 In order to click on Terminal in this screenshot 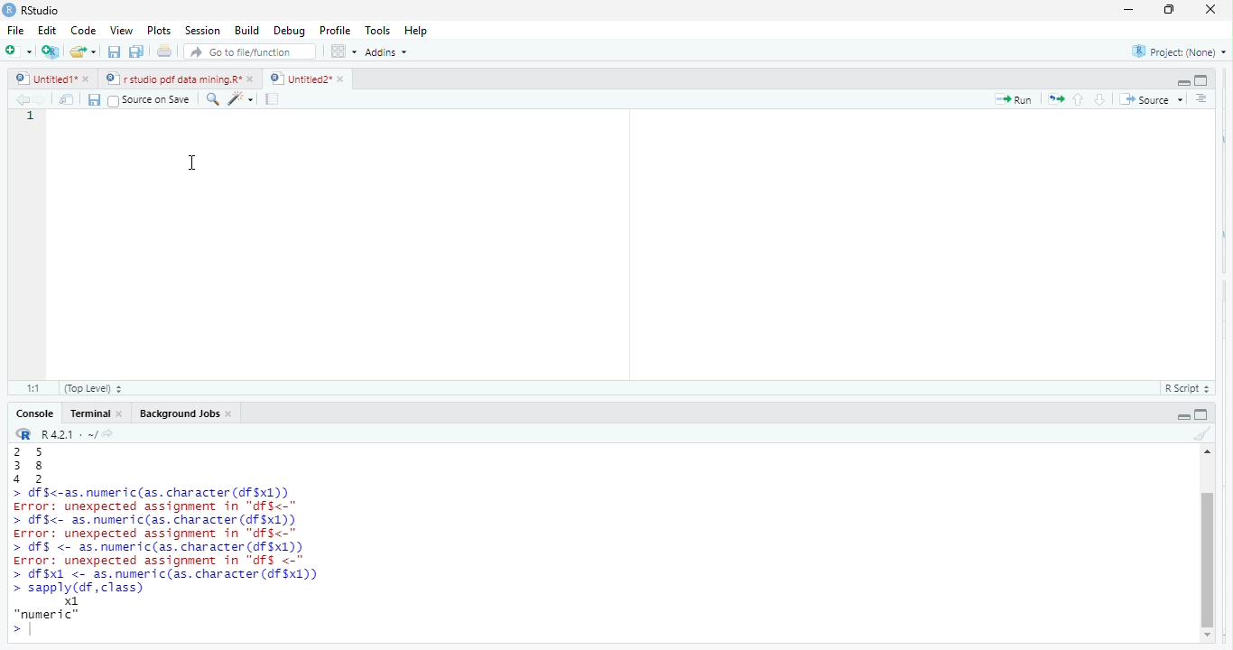, I will do `click(90, 413)`.